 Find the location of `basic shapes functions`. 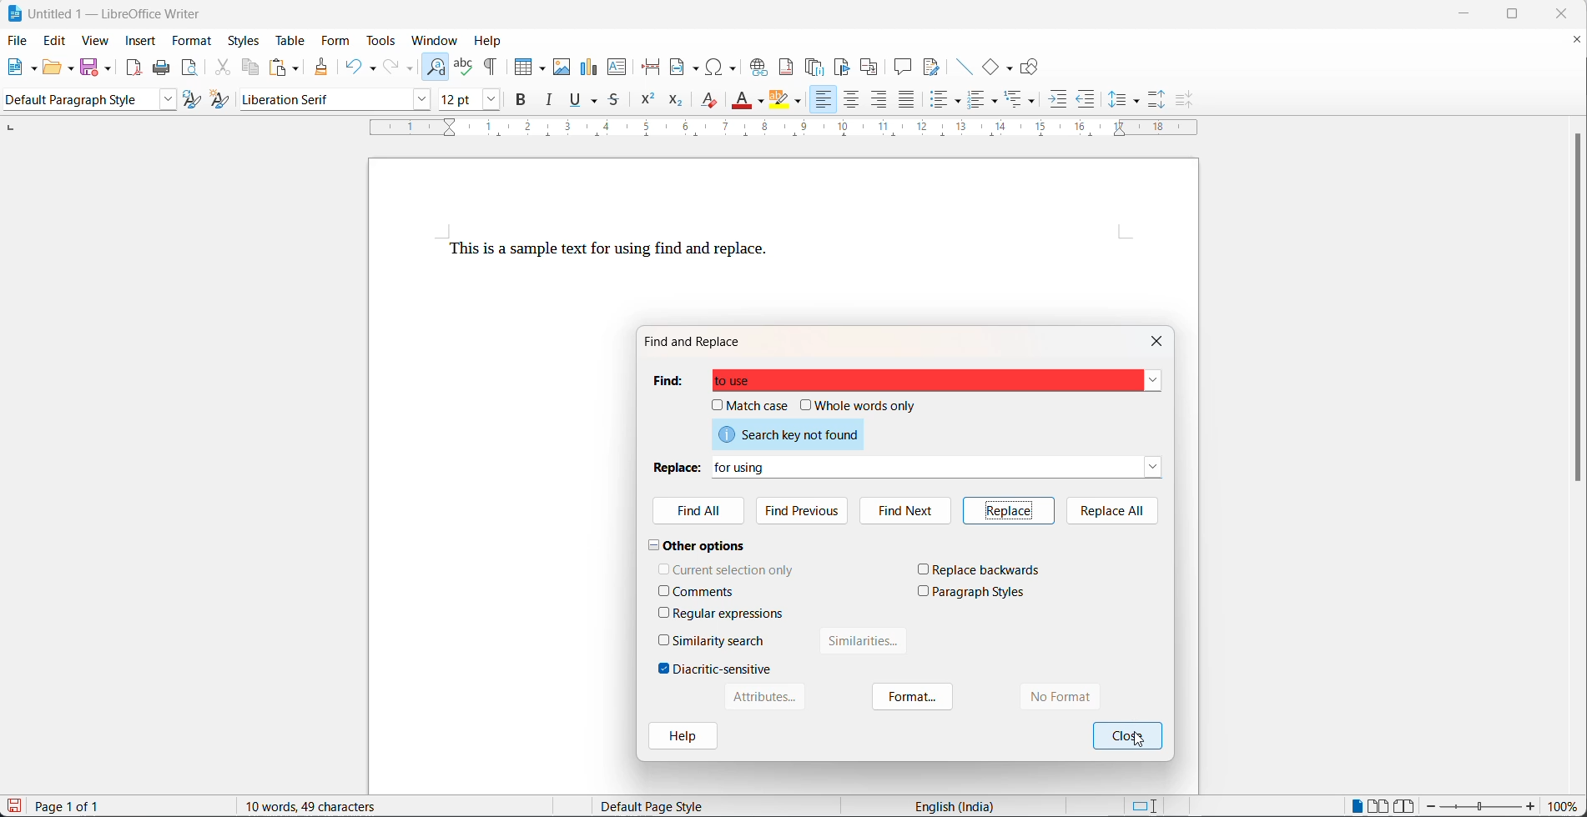

basic shapes functions is located at coordinates (1010, 68).